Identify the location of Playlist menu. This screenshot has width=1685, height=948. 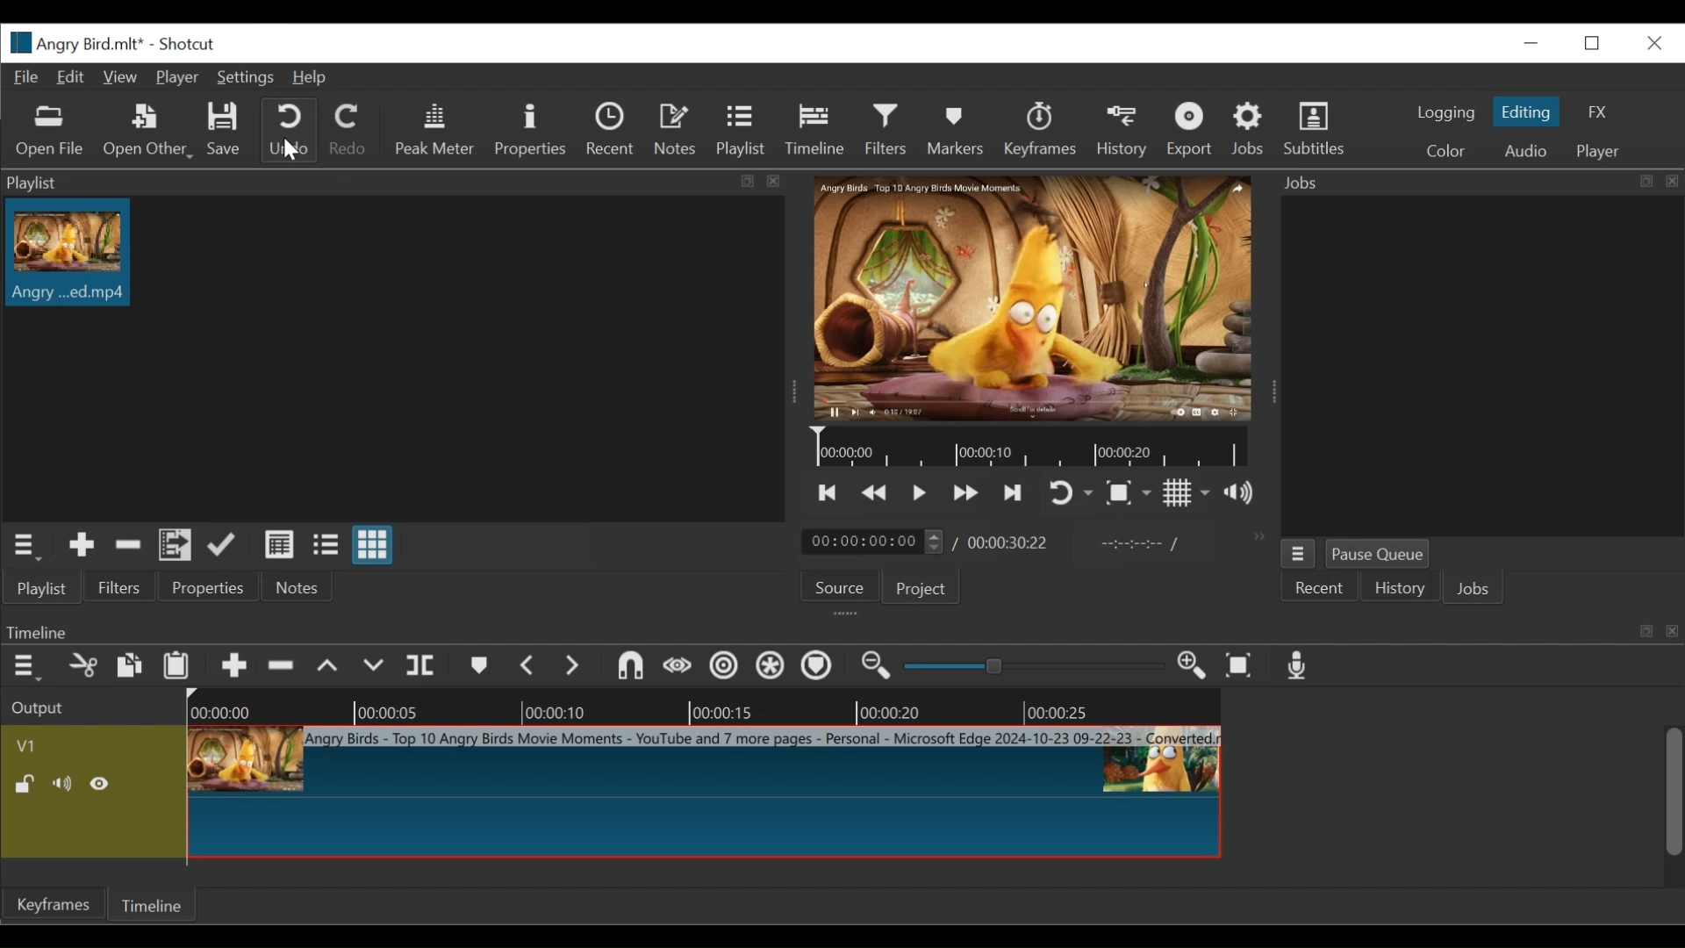
(24, 546).